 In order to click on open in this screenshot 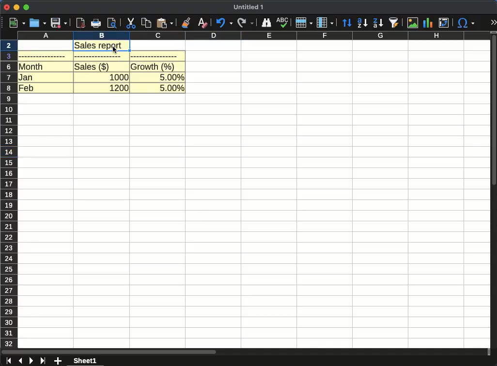, I will do `click(38, 23)`.